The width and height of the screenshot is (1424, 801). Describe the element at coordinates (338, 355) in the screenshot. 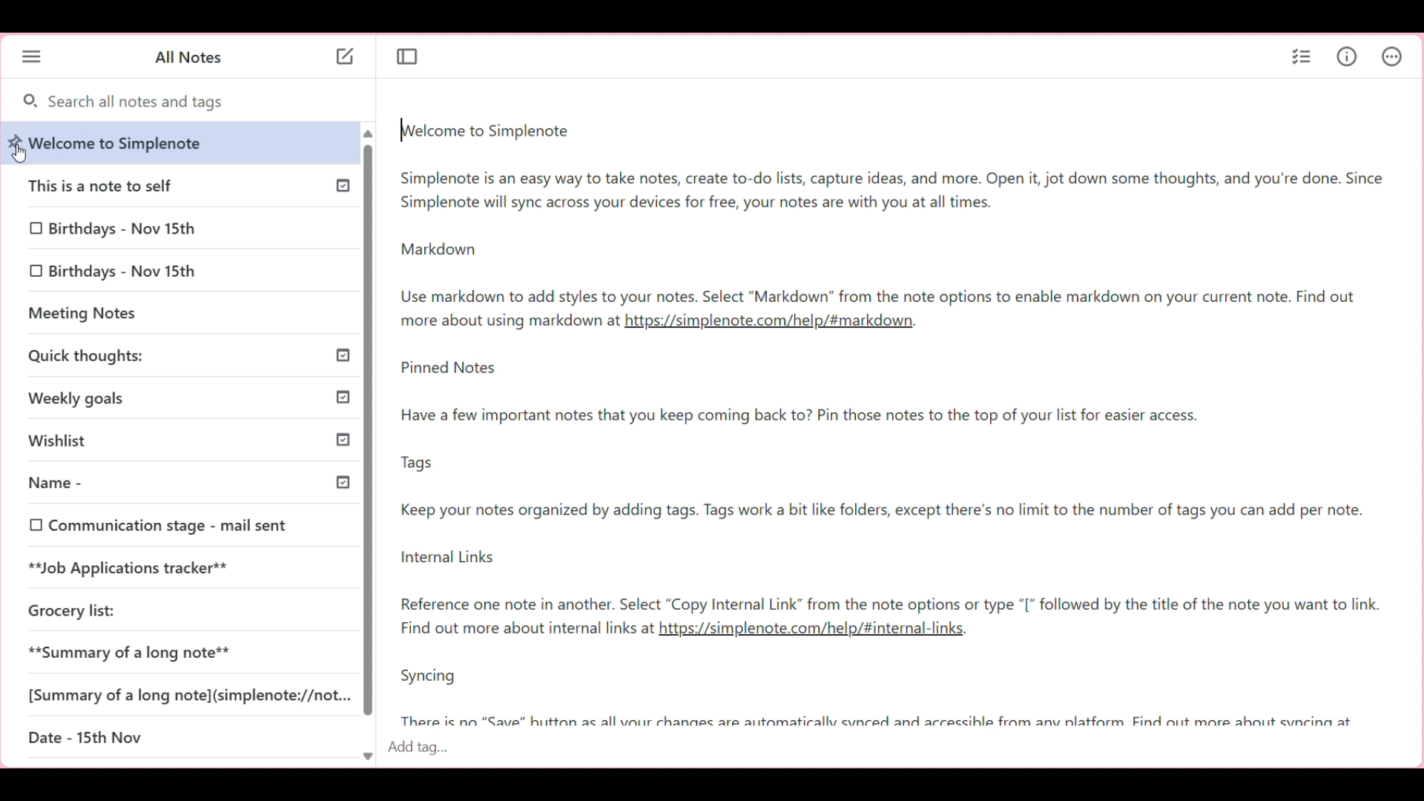

I see `Published` at that location.